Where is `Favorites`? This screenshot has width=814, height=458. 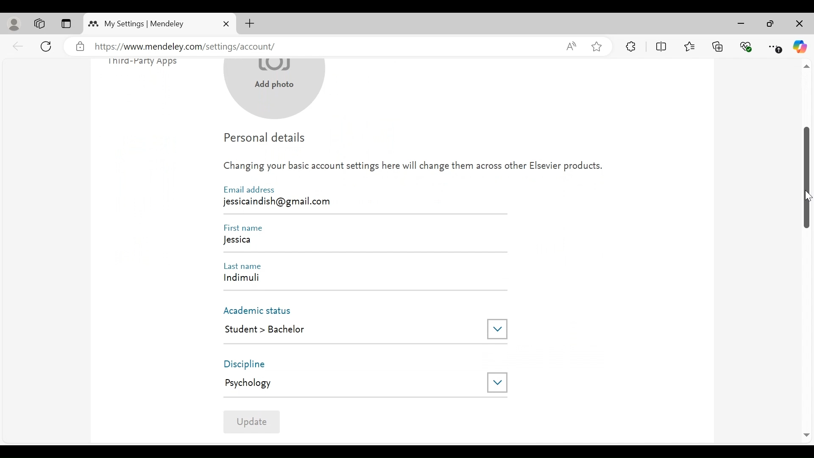 Favorites is located at coordinates (689, 45).